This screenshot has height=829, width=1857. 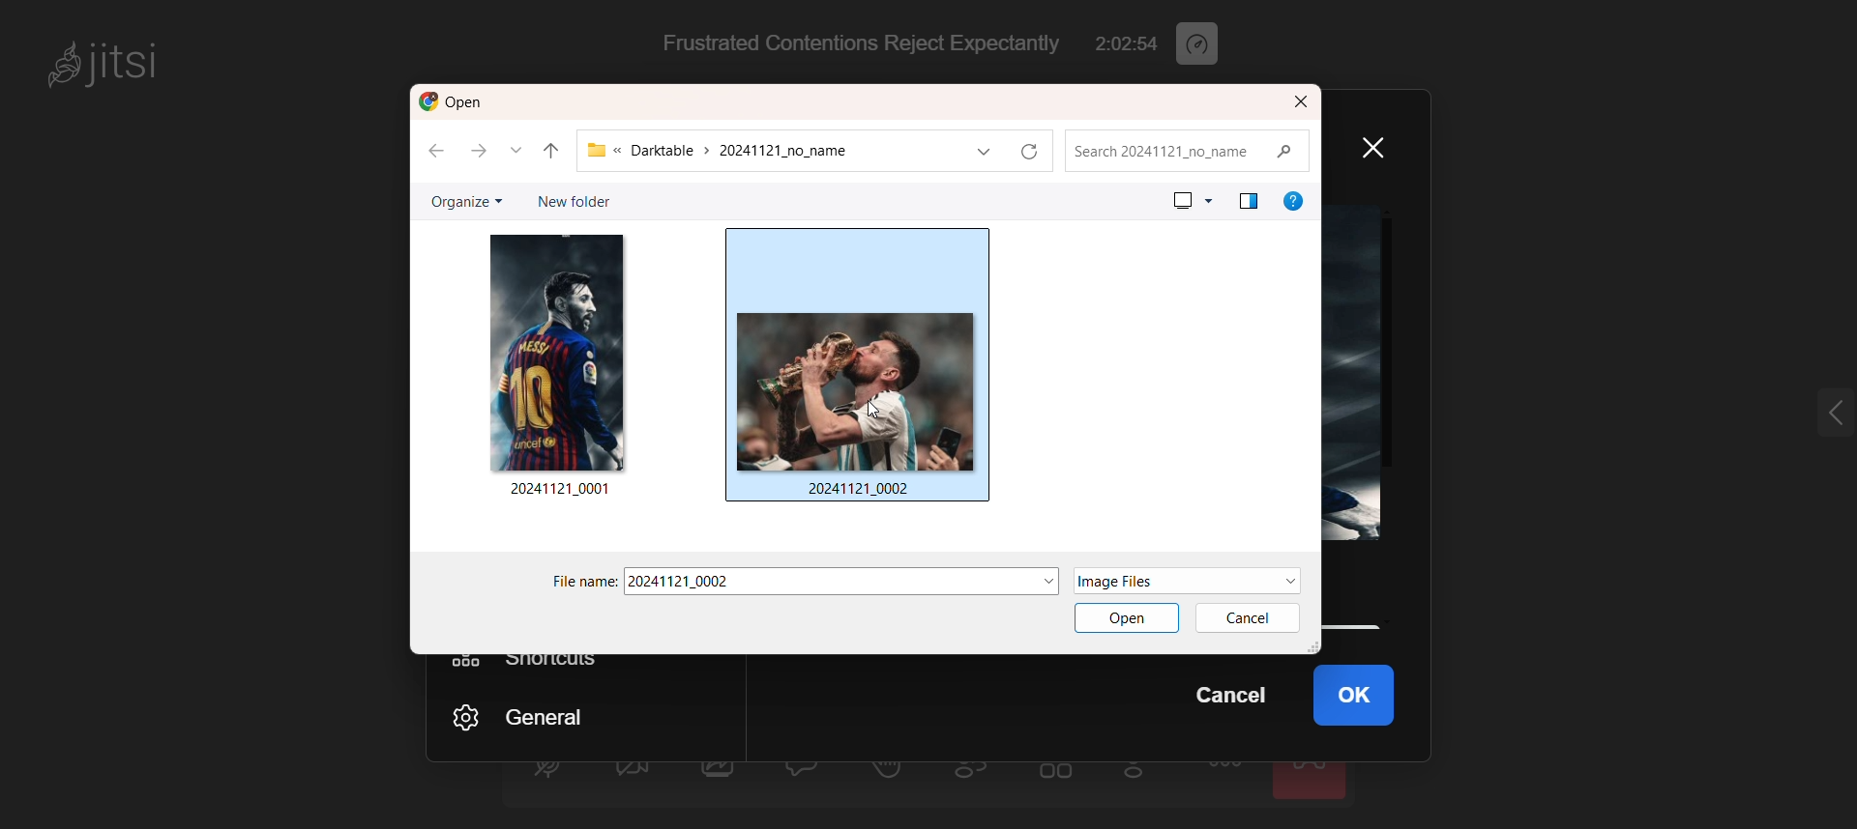 What do you see at coordinates (1191, 199) in the screenshot?
I see `preview` at bounding box center [1191, 199].